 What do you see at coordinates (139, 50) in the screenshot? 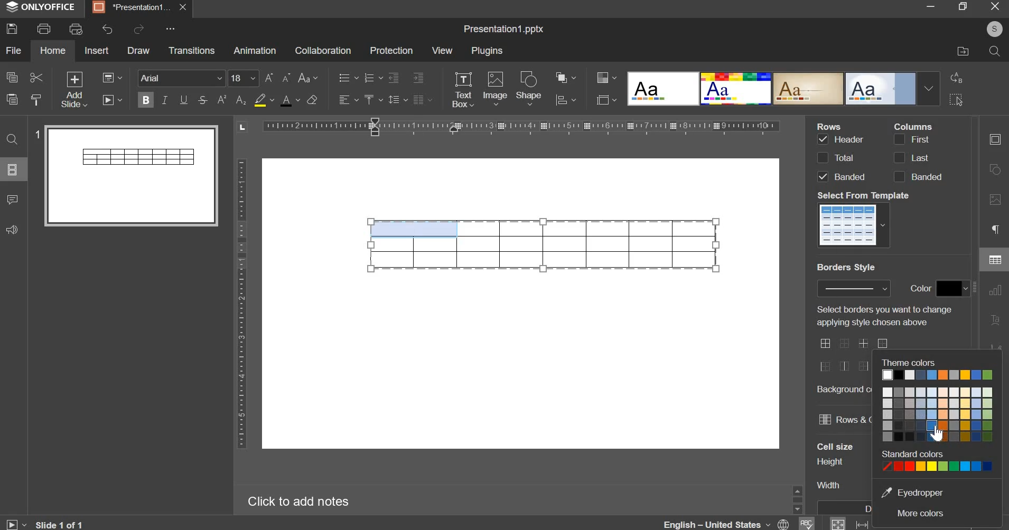
I see `draw` at bounding box center [139, 50].